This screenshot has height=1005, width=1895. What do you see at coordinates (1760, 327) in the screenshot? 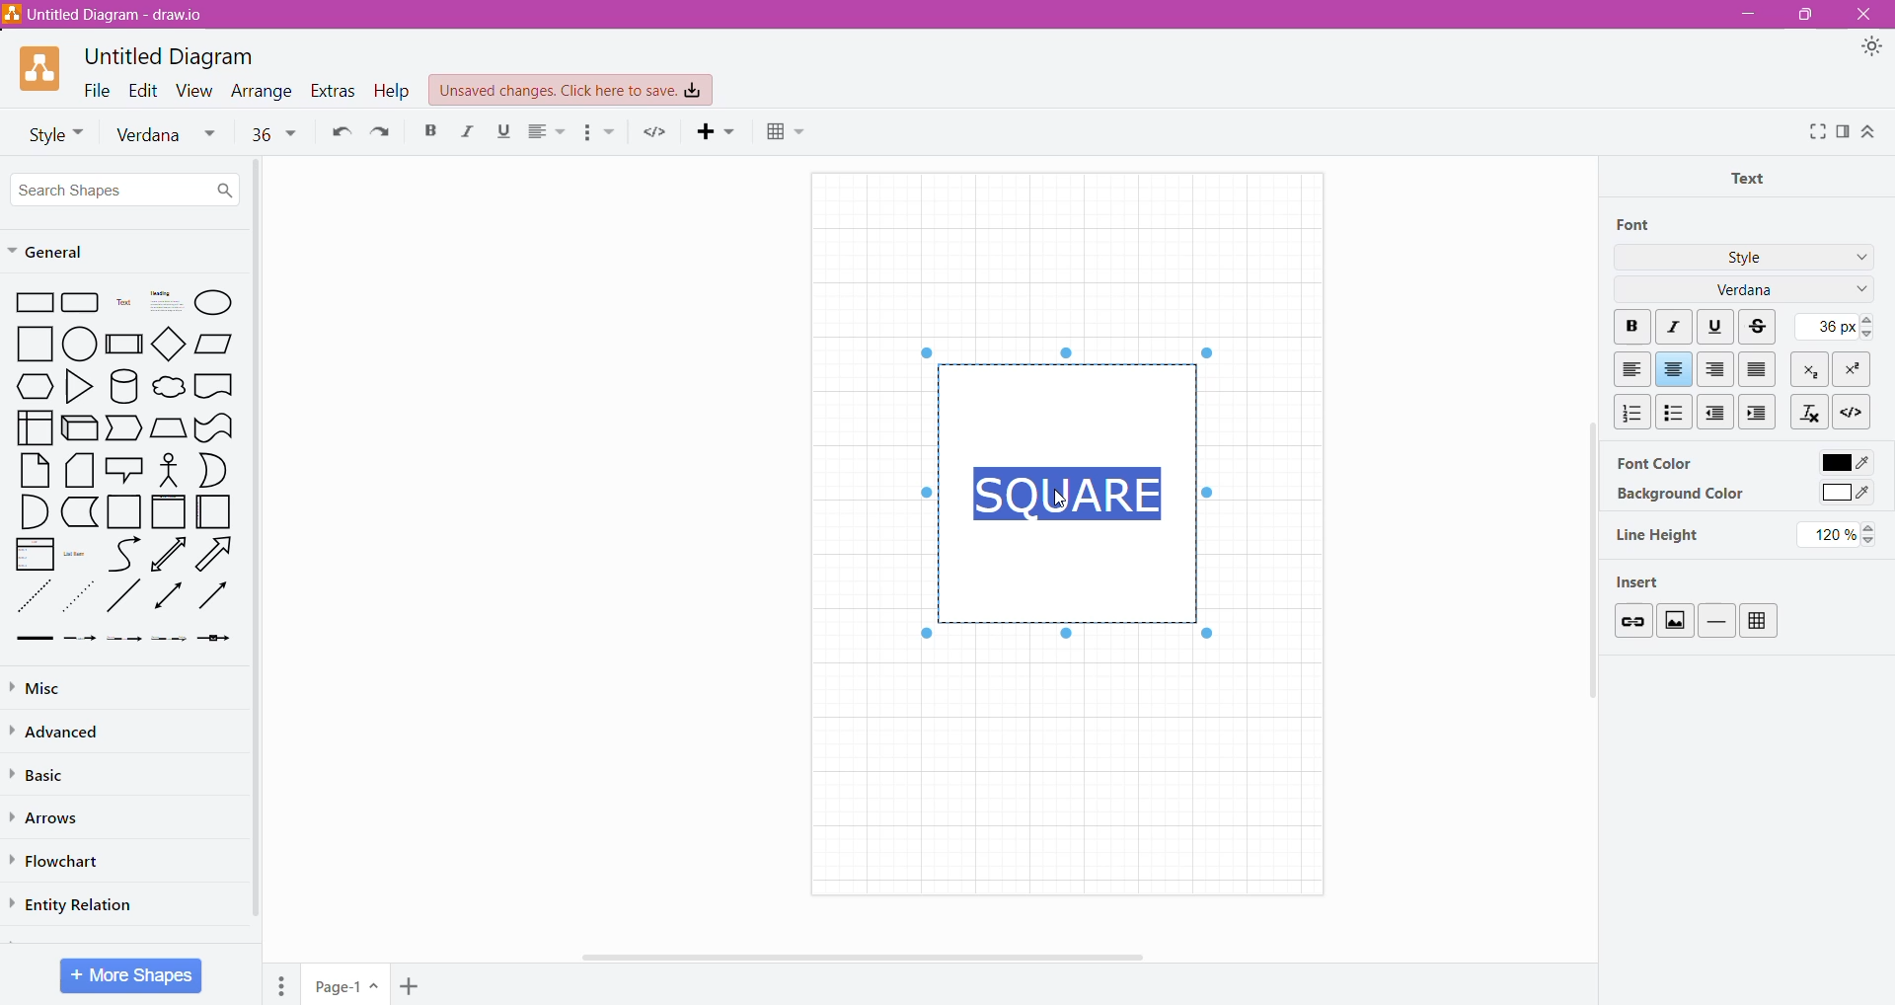
I see `Strikethrough` at bounding box center [1760, 327].